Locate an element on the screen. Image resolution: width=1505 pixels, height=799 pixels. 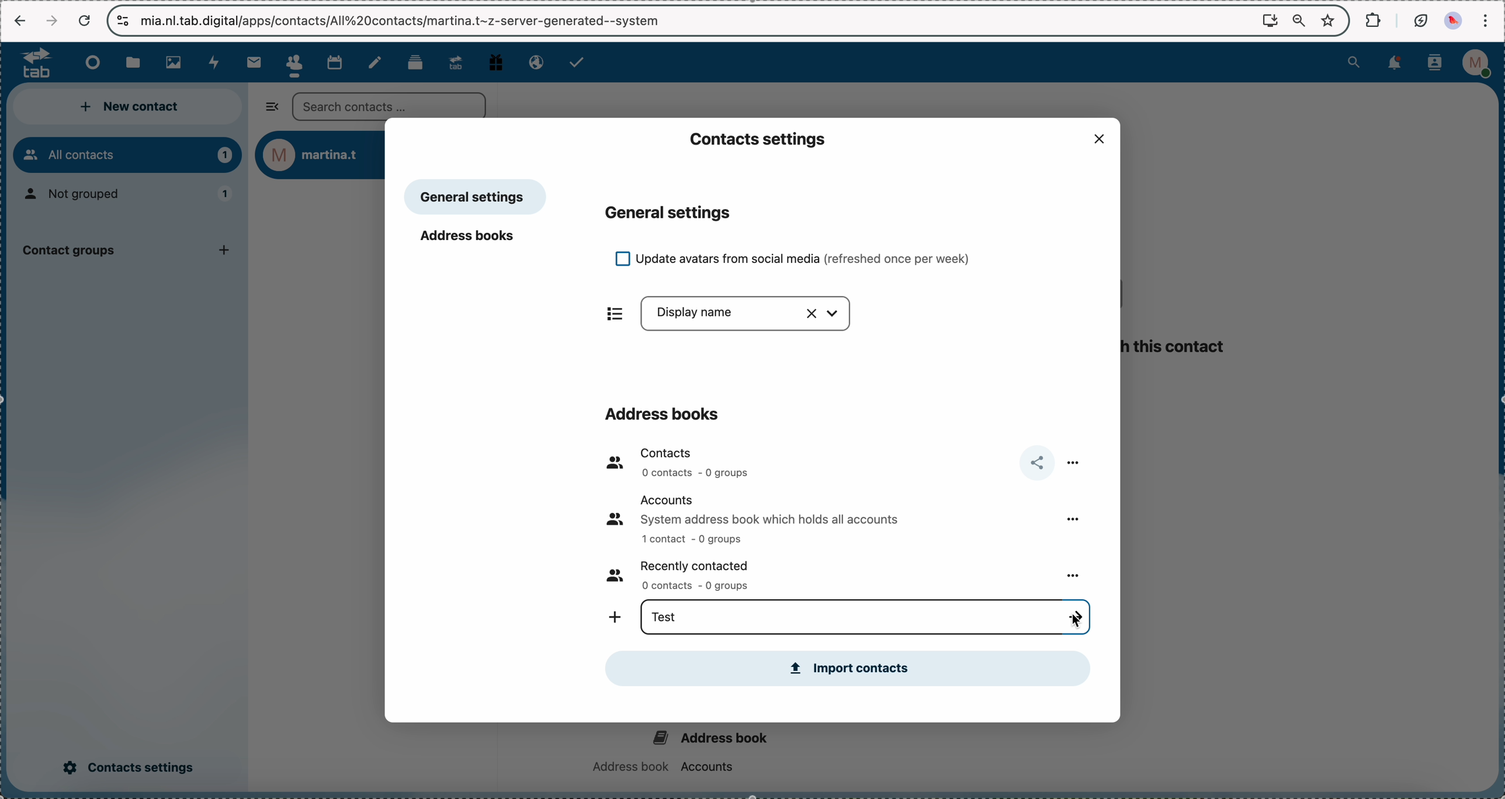
dashboard is located at coordinates (88, 62).